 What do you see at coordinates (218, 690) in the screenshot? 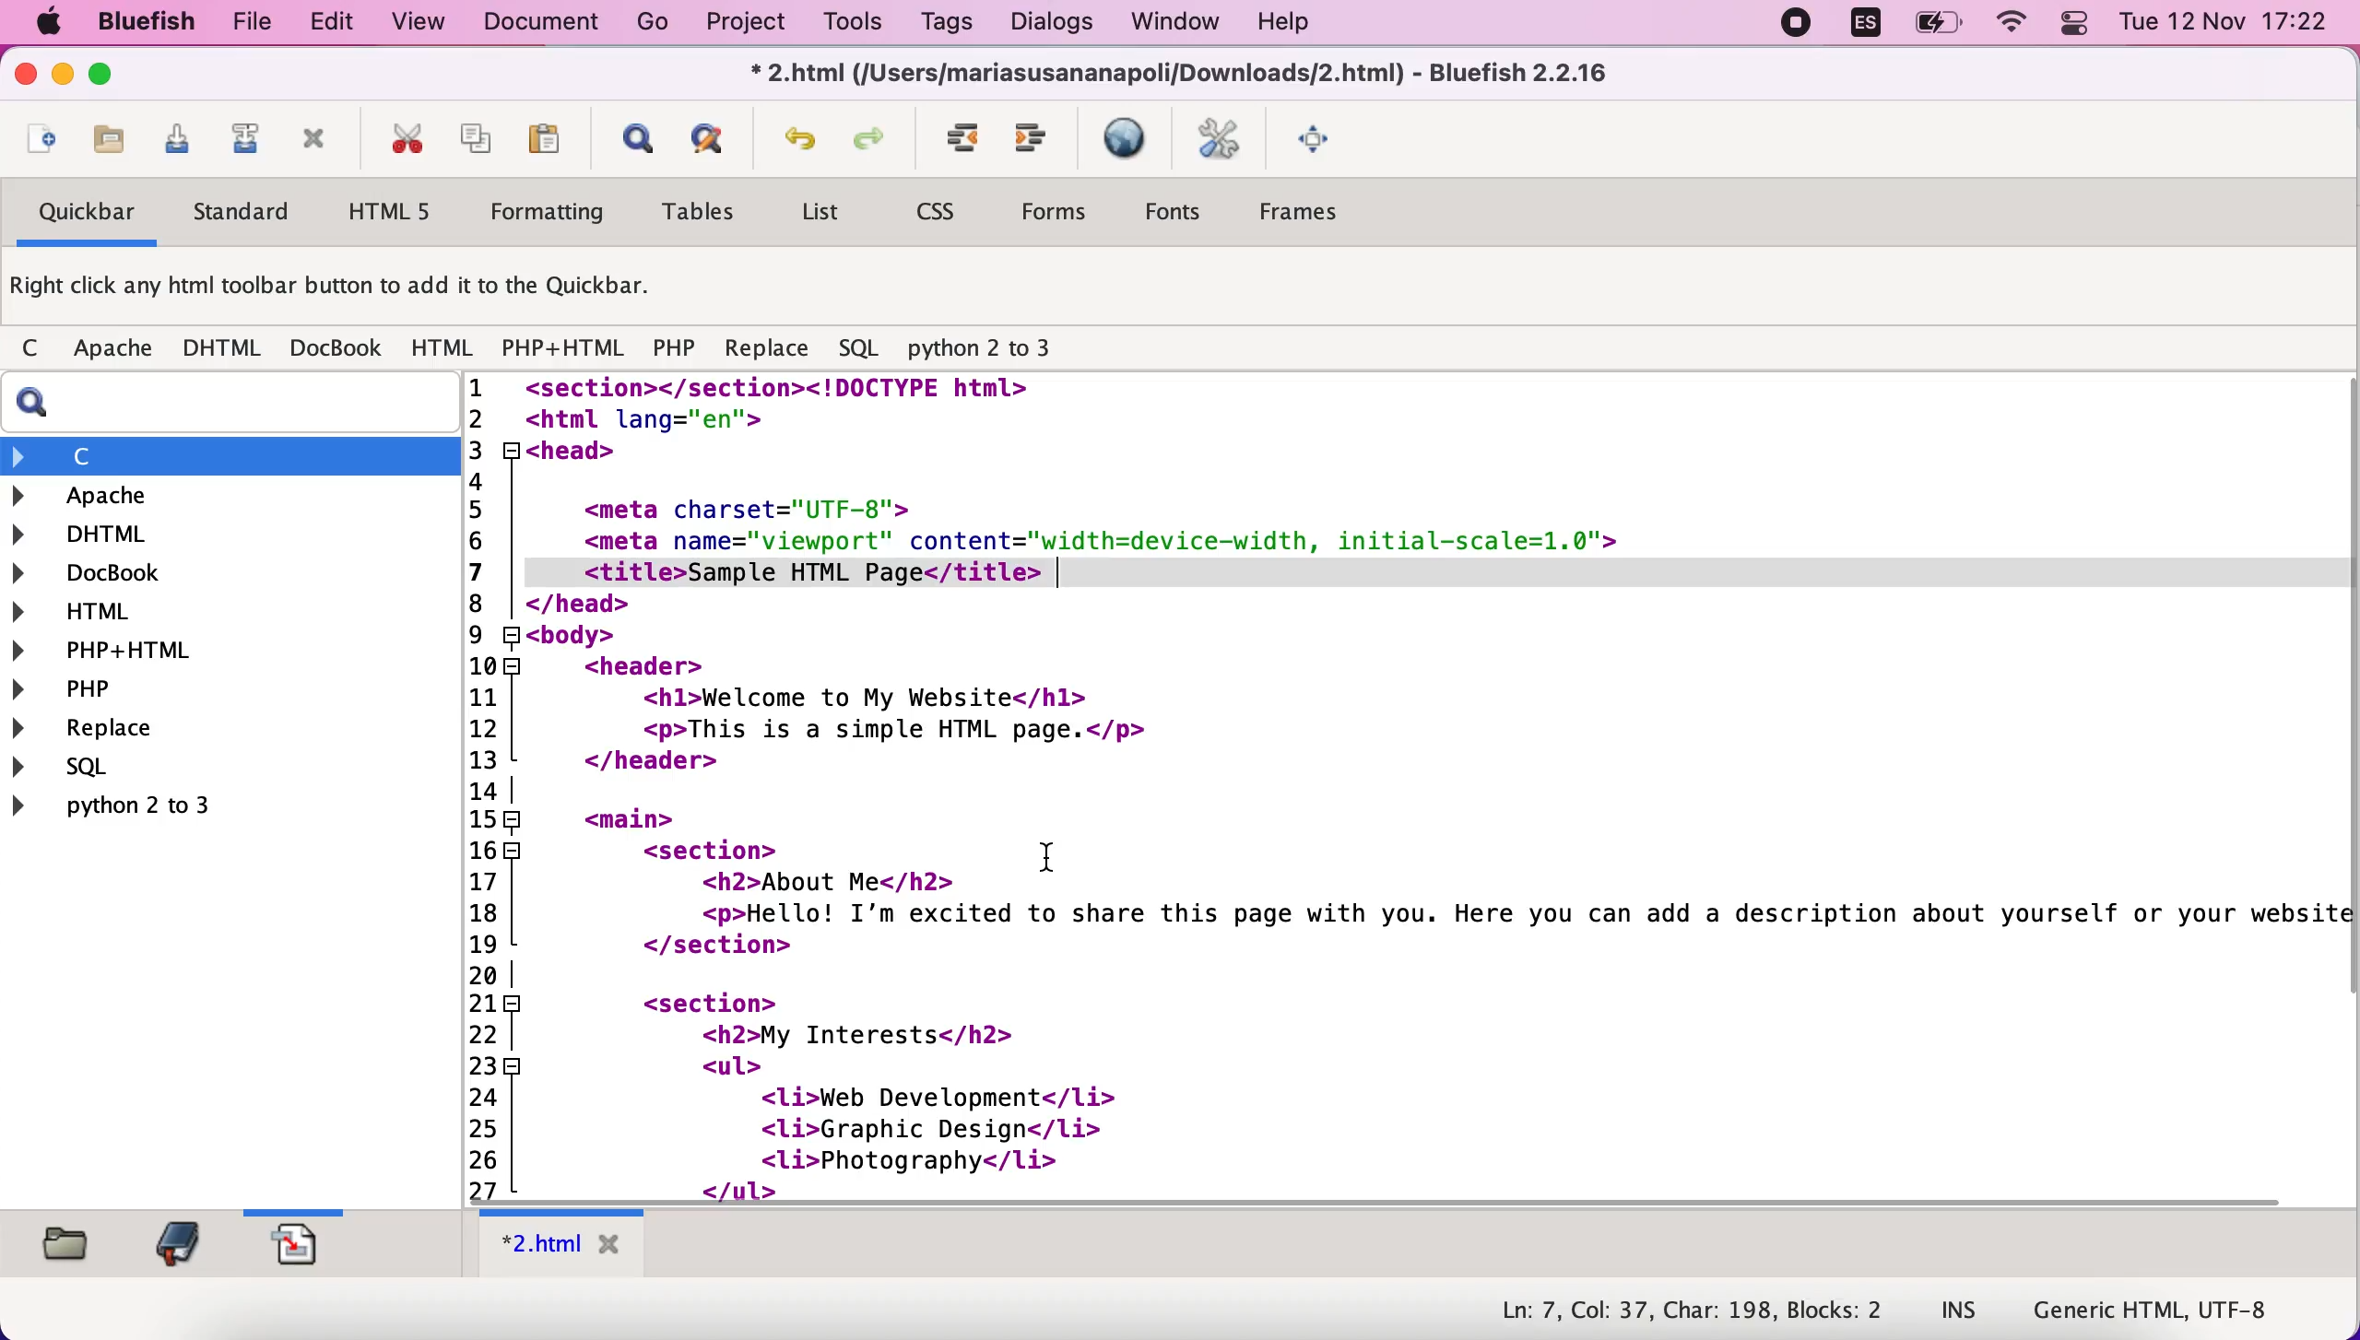
I see `php` at bounding box center [218, 690].